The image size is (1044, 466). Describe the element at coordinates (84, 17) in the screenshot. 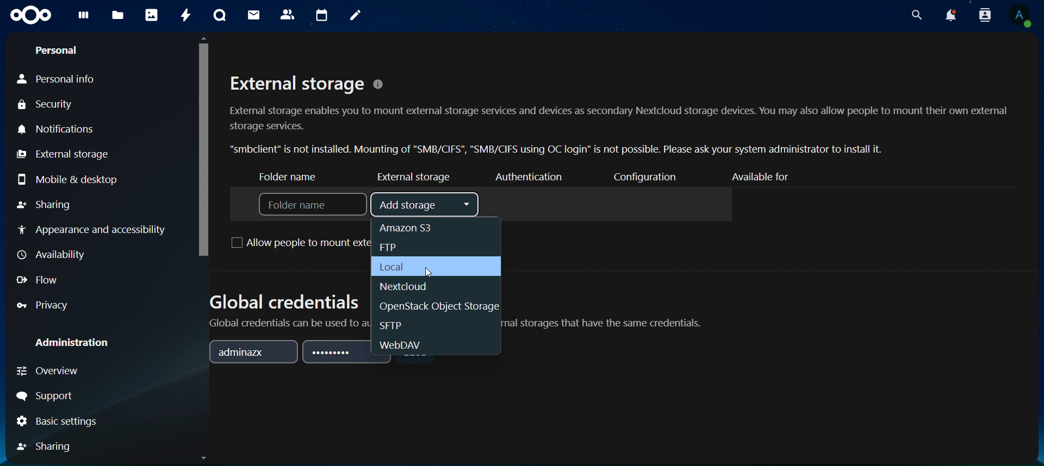

I see `dashboard` at that location.